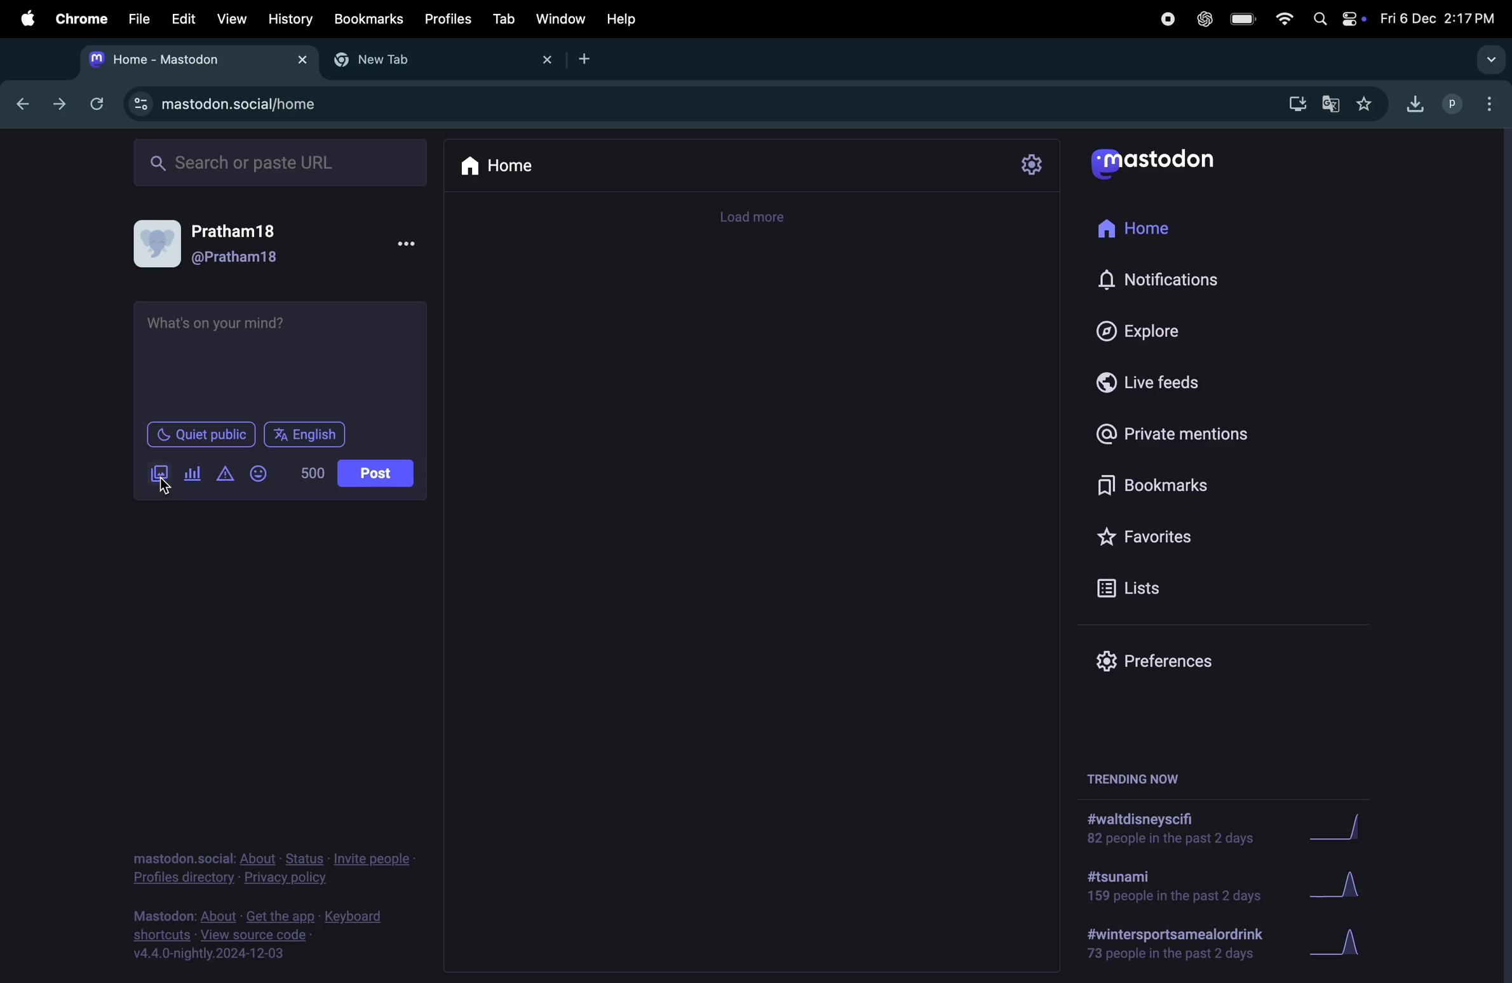  Describe the element at coordinates (1206, 20) in the screenshot. I see `chatgpt` at that location.